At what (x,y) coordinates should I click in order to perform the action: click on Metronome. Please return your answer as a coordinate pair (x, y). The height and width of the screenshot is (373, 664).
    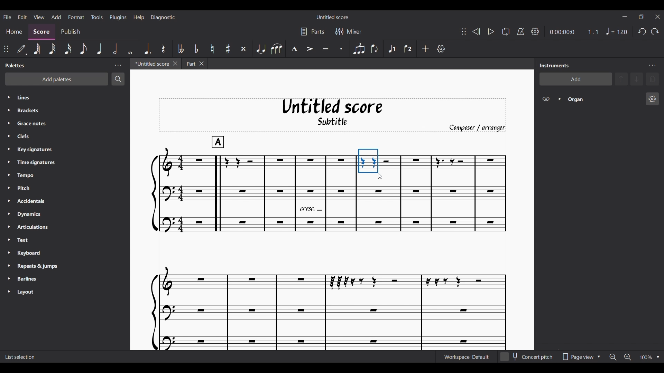
    Looking at the image, I should click on (521, 32).